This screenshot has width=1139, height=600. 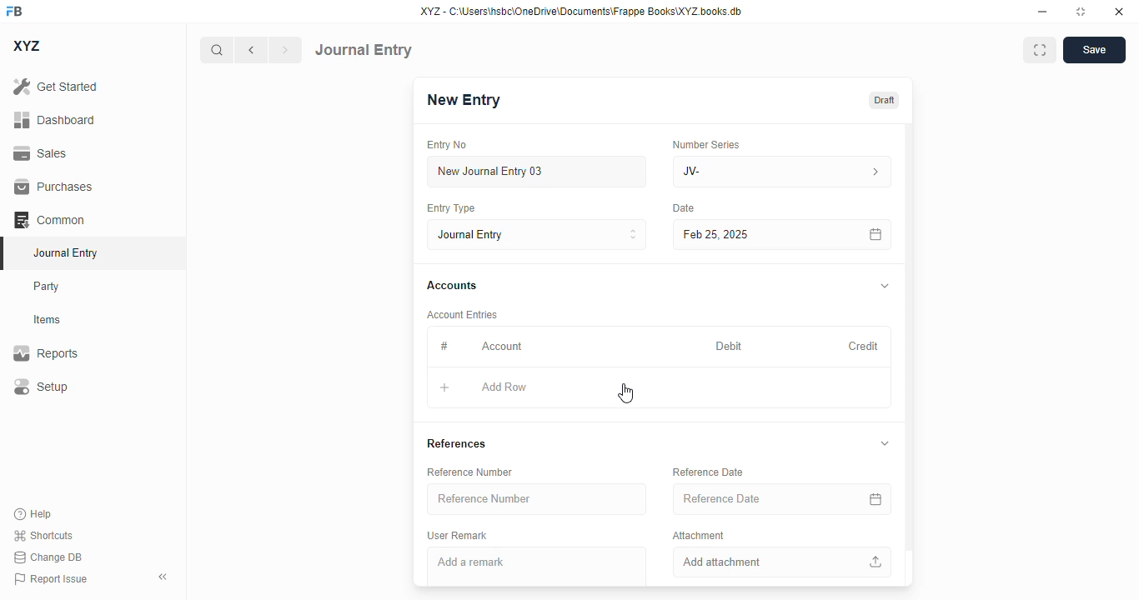 I want to click on feb 25, 2025, so click(x=759, y=235).